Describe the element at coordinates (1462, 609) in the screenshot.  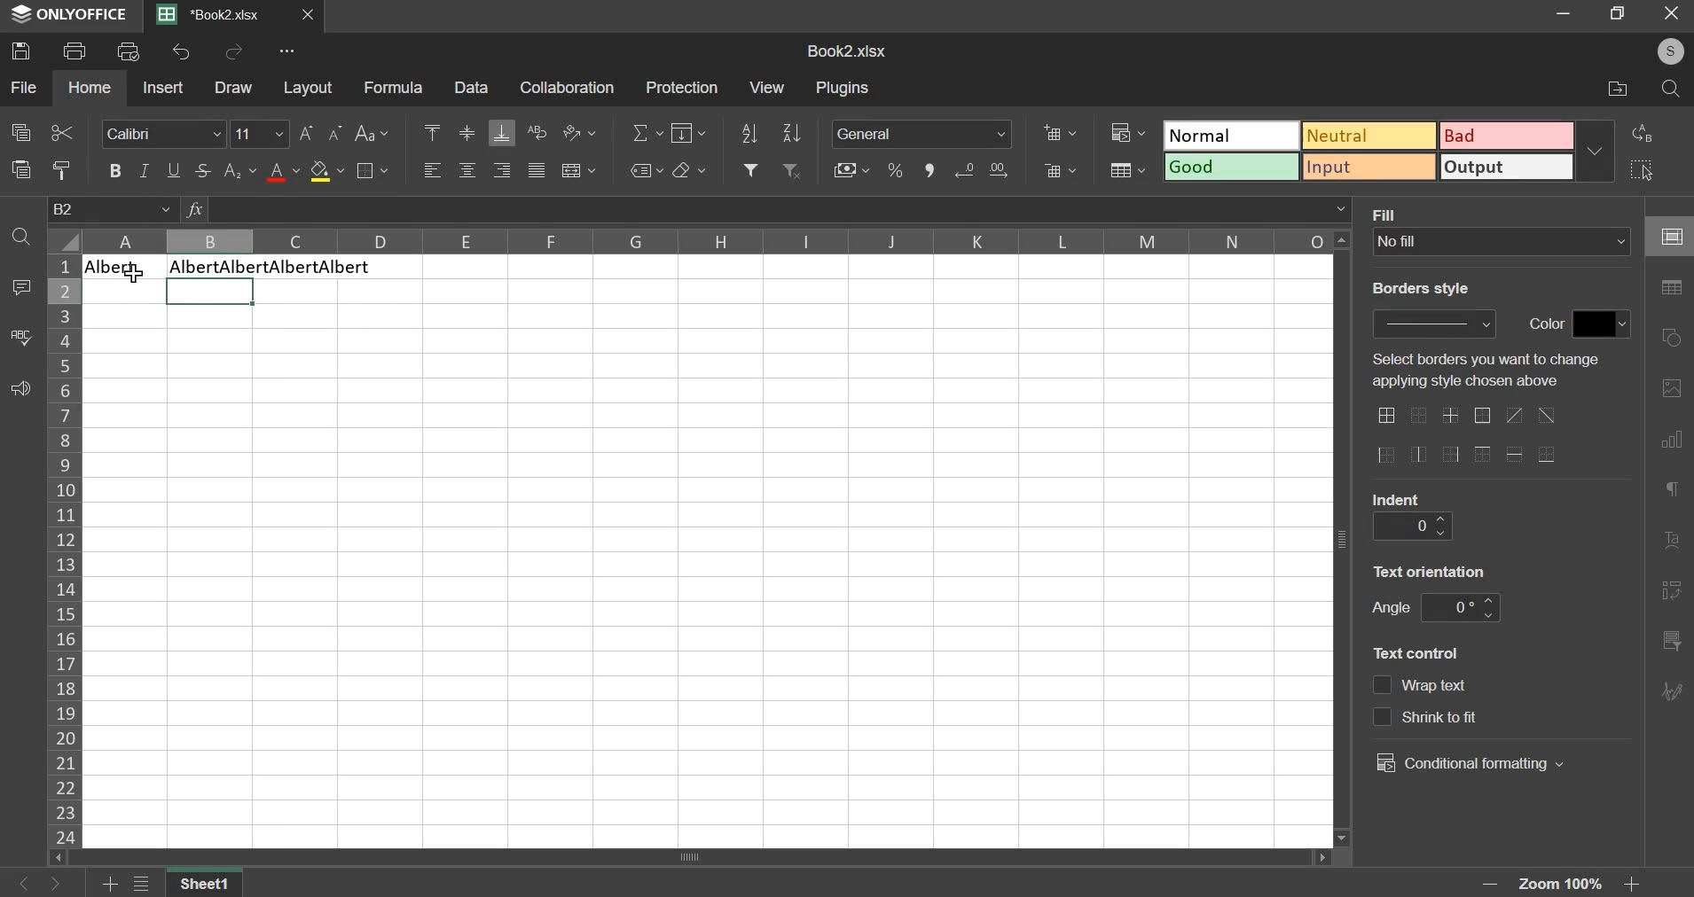
I see `angle` at that location.